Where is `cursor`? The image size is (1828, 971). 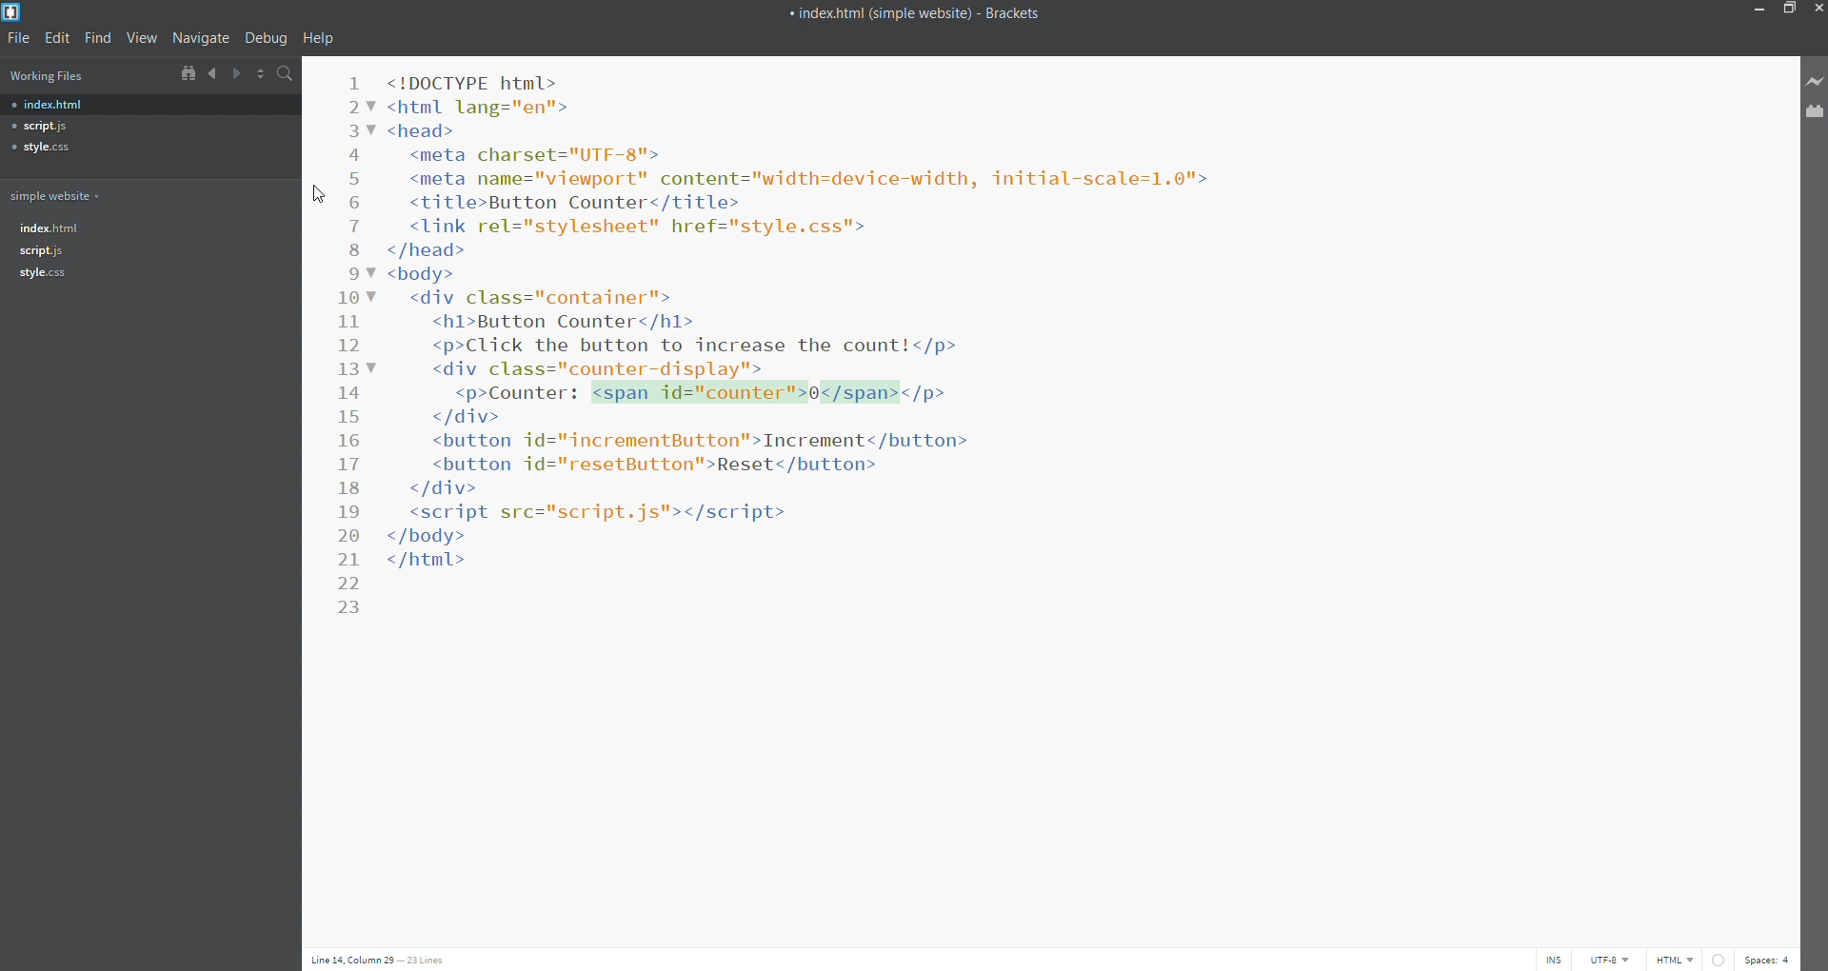
cursor is located at coordinates (314, 197).